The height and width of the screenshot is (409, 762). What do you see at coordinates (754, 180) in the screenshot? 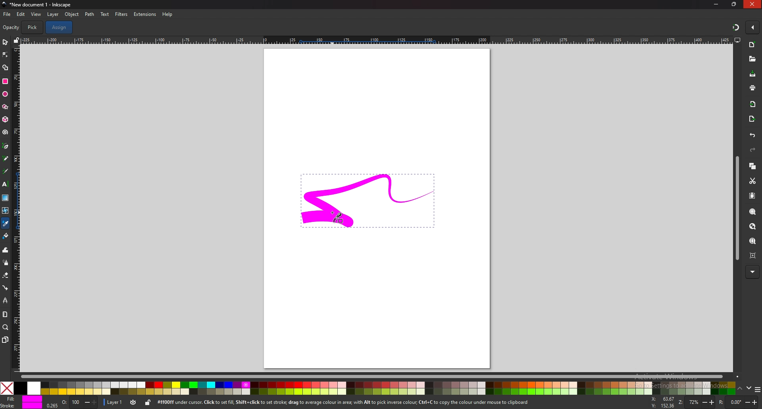
I see `cut` at bounding box center [754, 180].